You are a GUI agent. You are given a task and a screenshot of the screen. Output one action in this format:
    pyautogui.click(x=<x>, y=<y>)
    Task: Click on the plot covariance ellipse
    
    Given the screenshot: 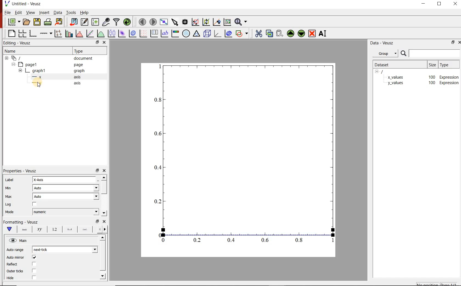 What is the action you would take?
    pyautogui.click(x=228, y=33)
    